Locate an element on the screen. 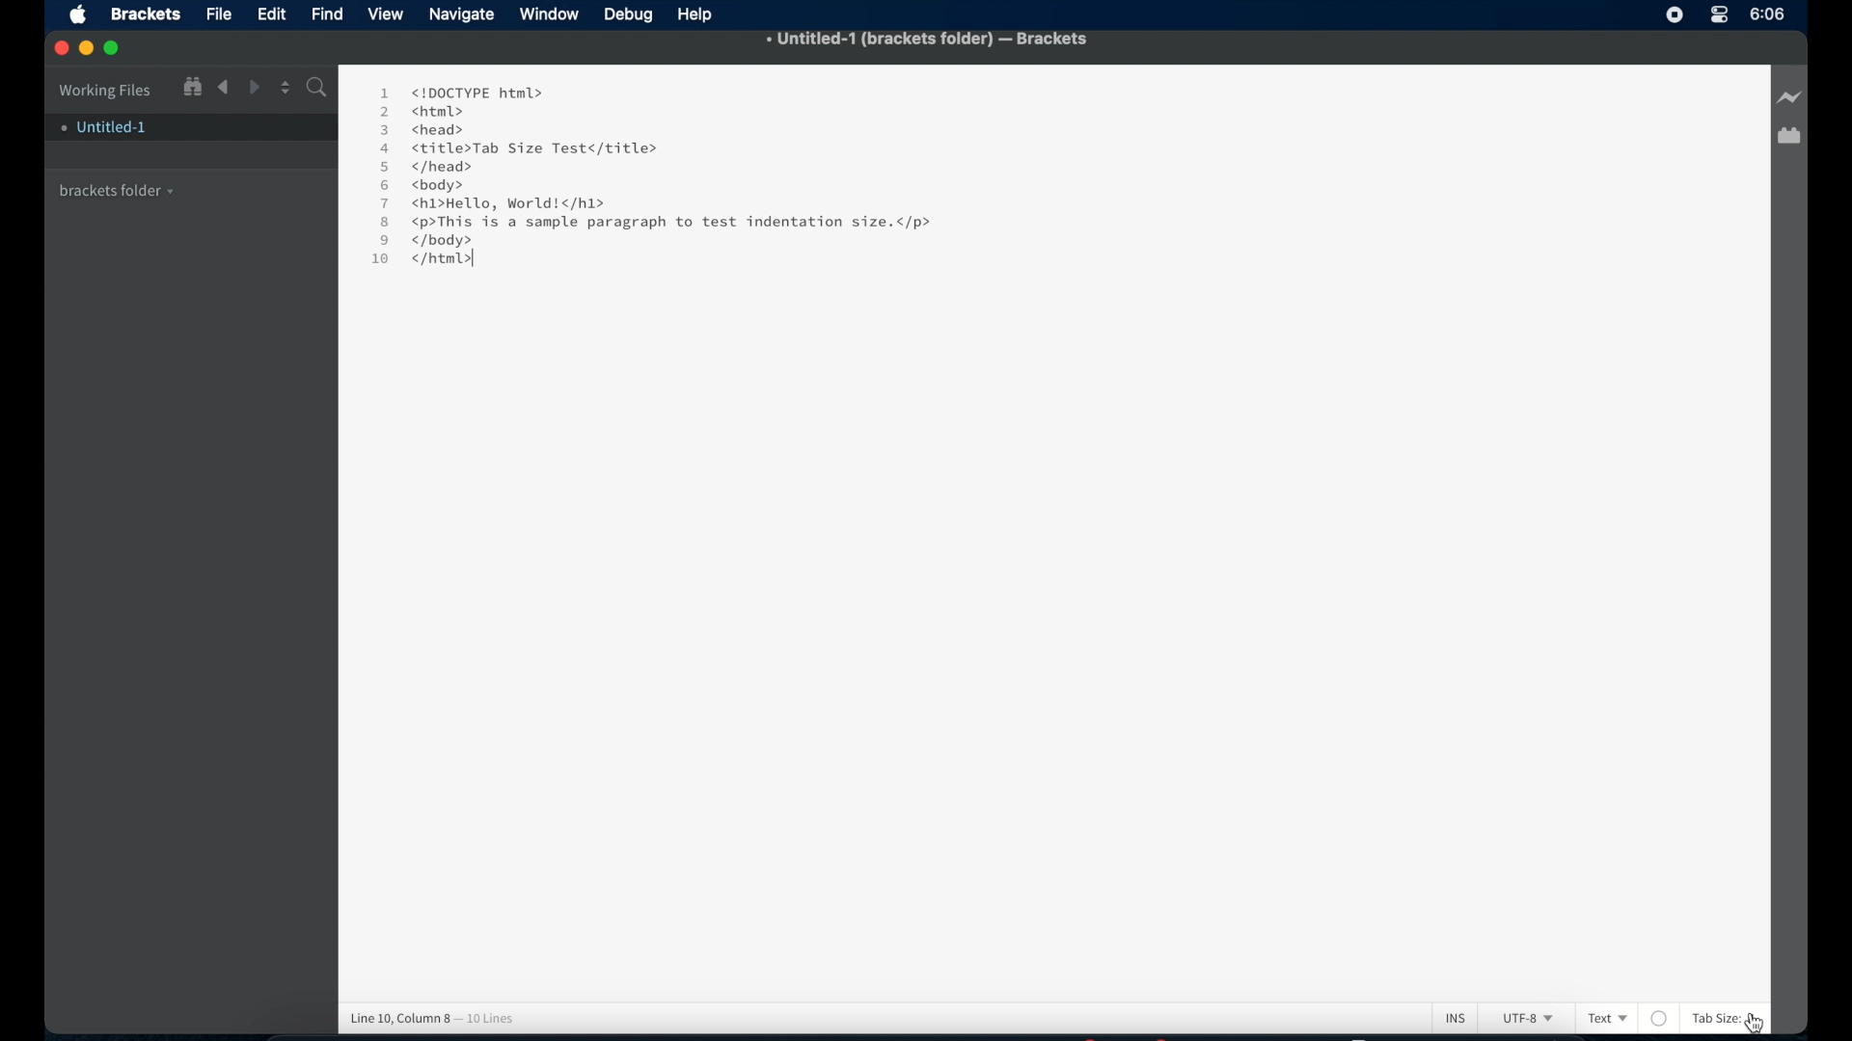  . Untitled-1 (brackets folder) - Brackets is located at coordinates (928, 40).